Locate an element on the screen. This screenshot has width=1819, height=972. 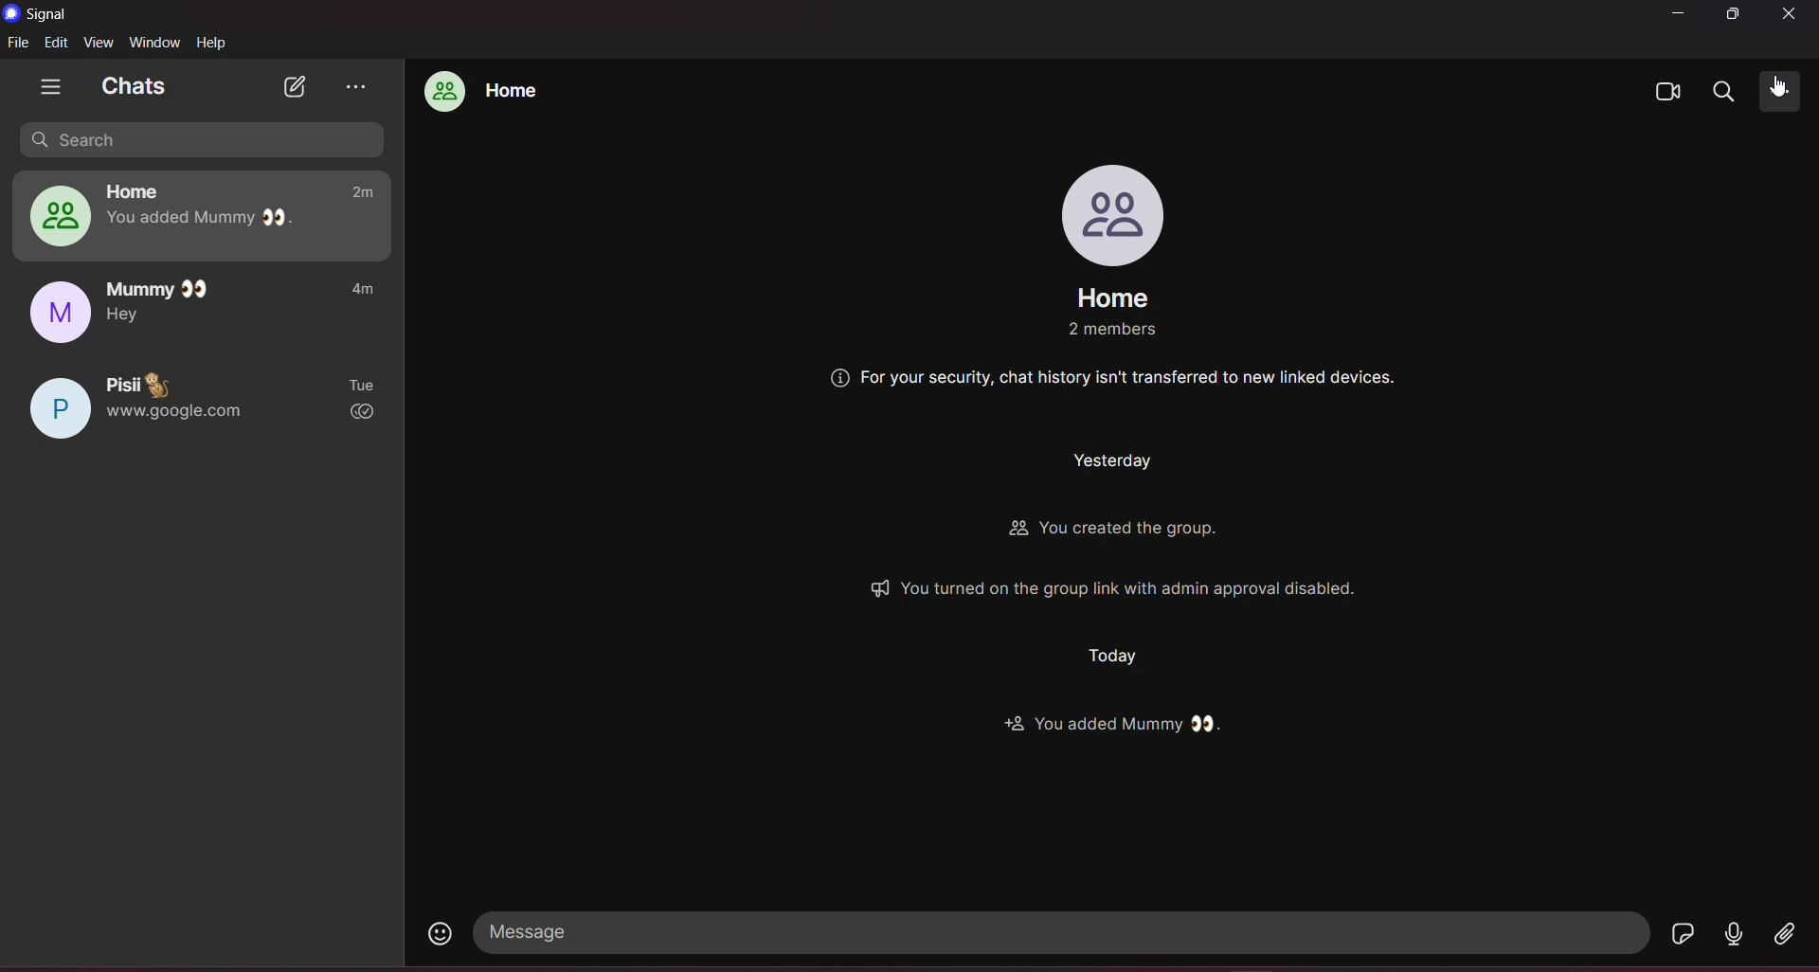
new chat is located at coordinates (296, 87).